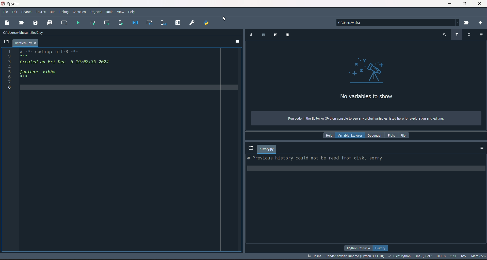  What do you see at coordinates (480, 35) in the screenshot?
I see `options` at bounding box center [480, 35].